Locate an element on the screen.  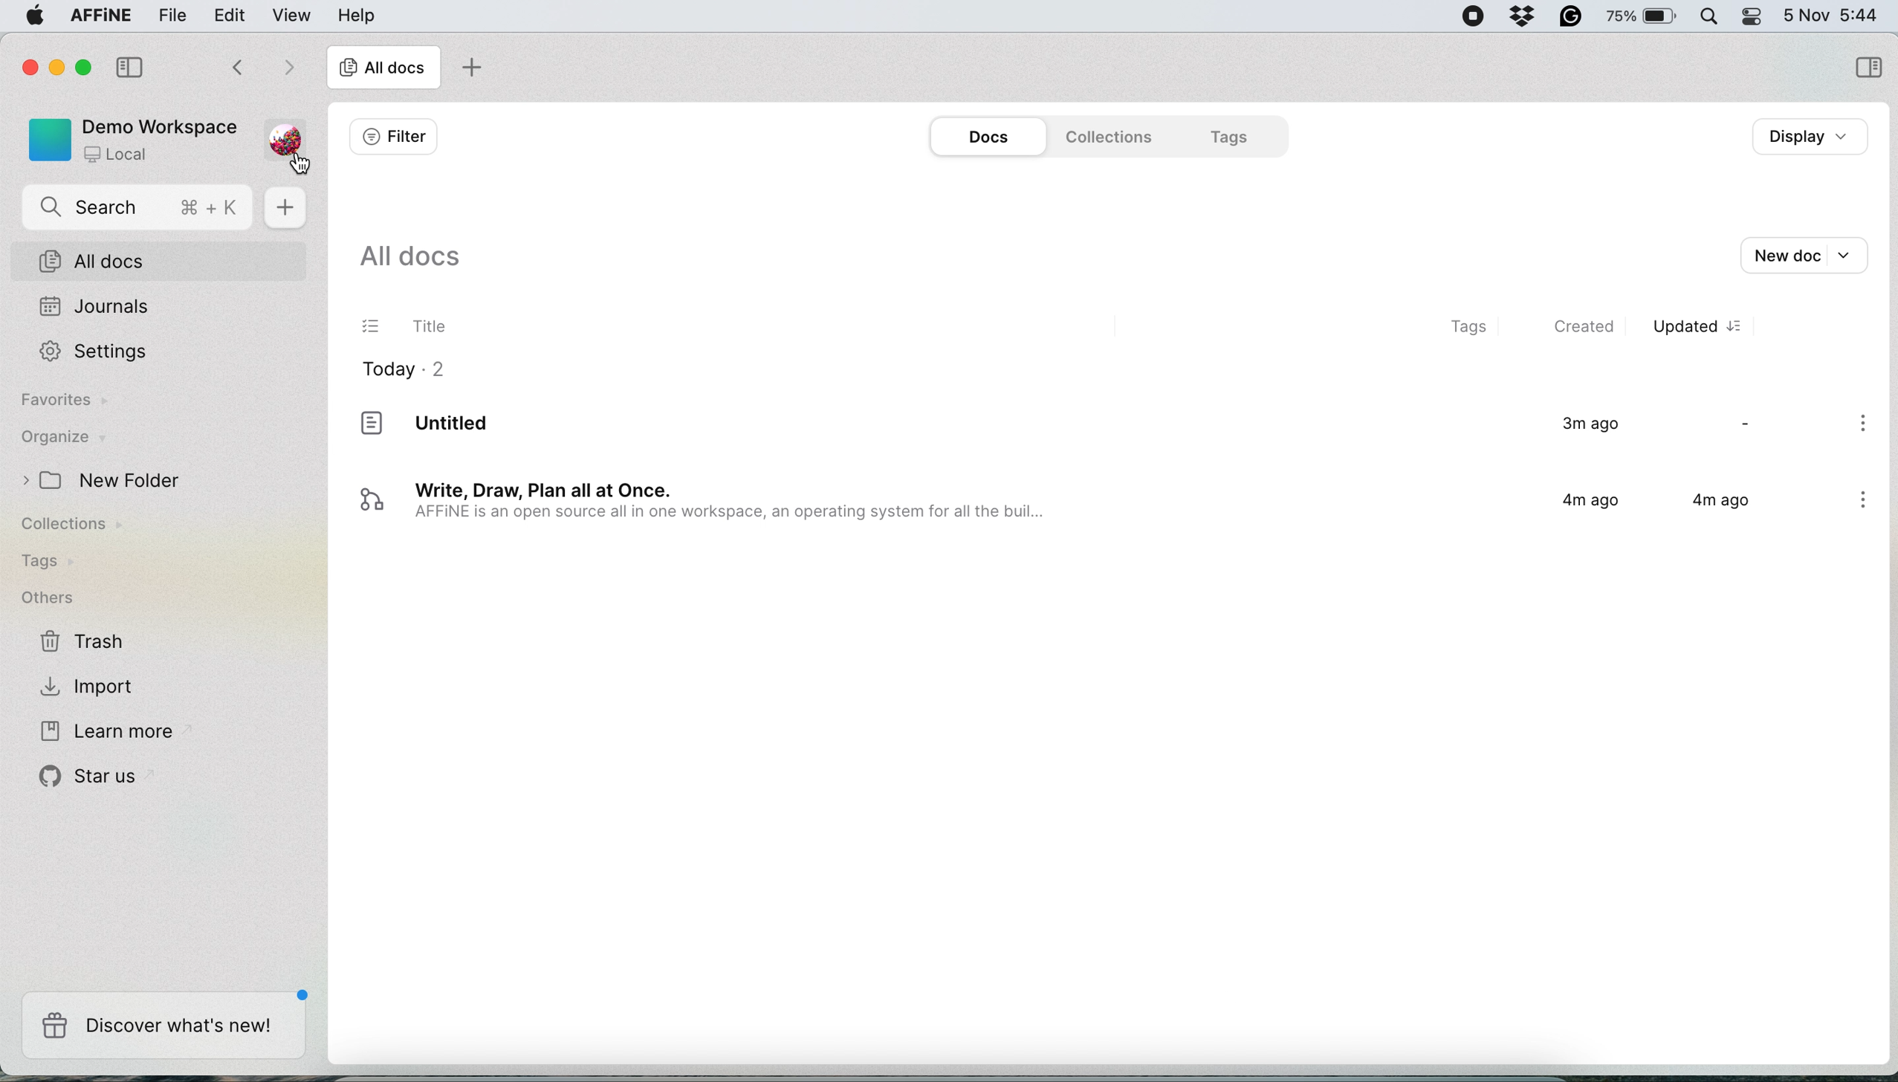
filter is located at coordinates (393, 137).